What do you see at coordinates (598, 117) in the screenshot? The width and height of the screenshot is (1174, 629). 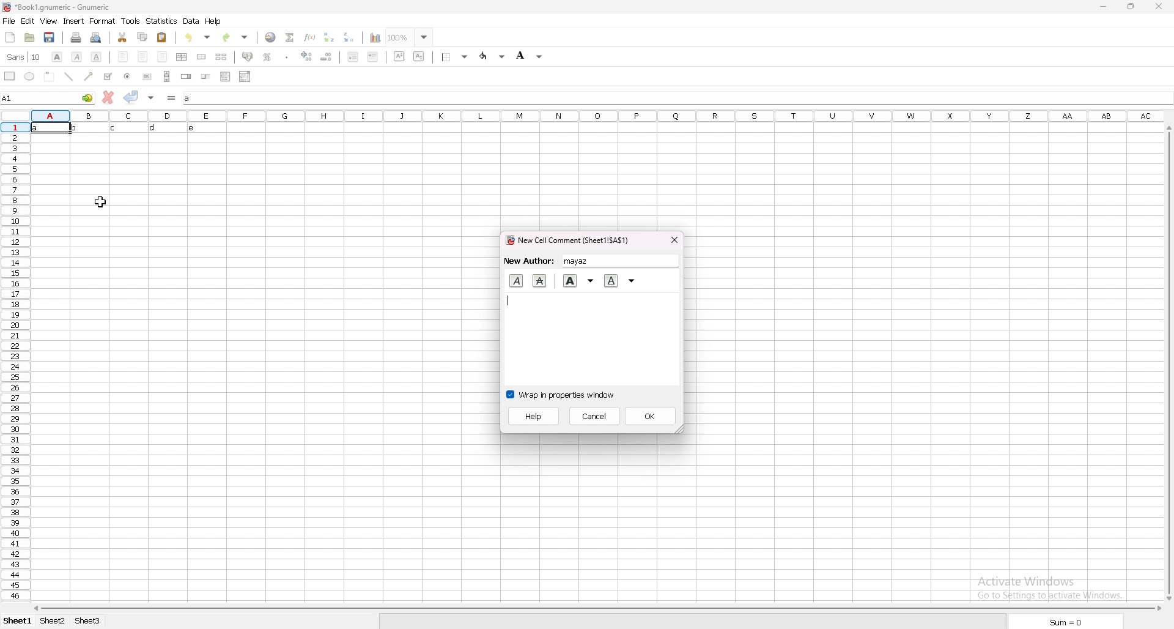 I see `column` at bounding box center [598, 117].